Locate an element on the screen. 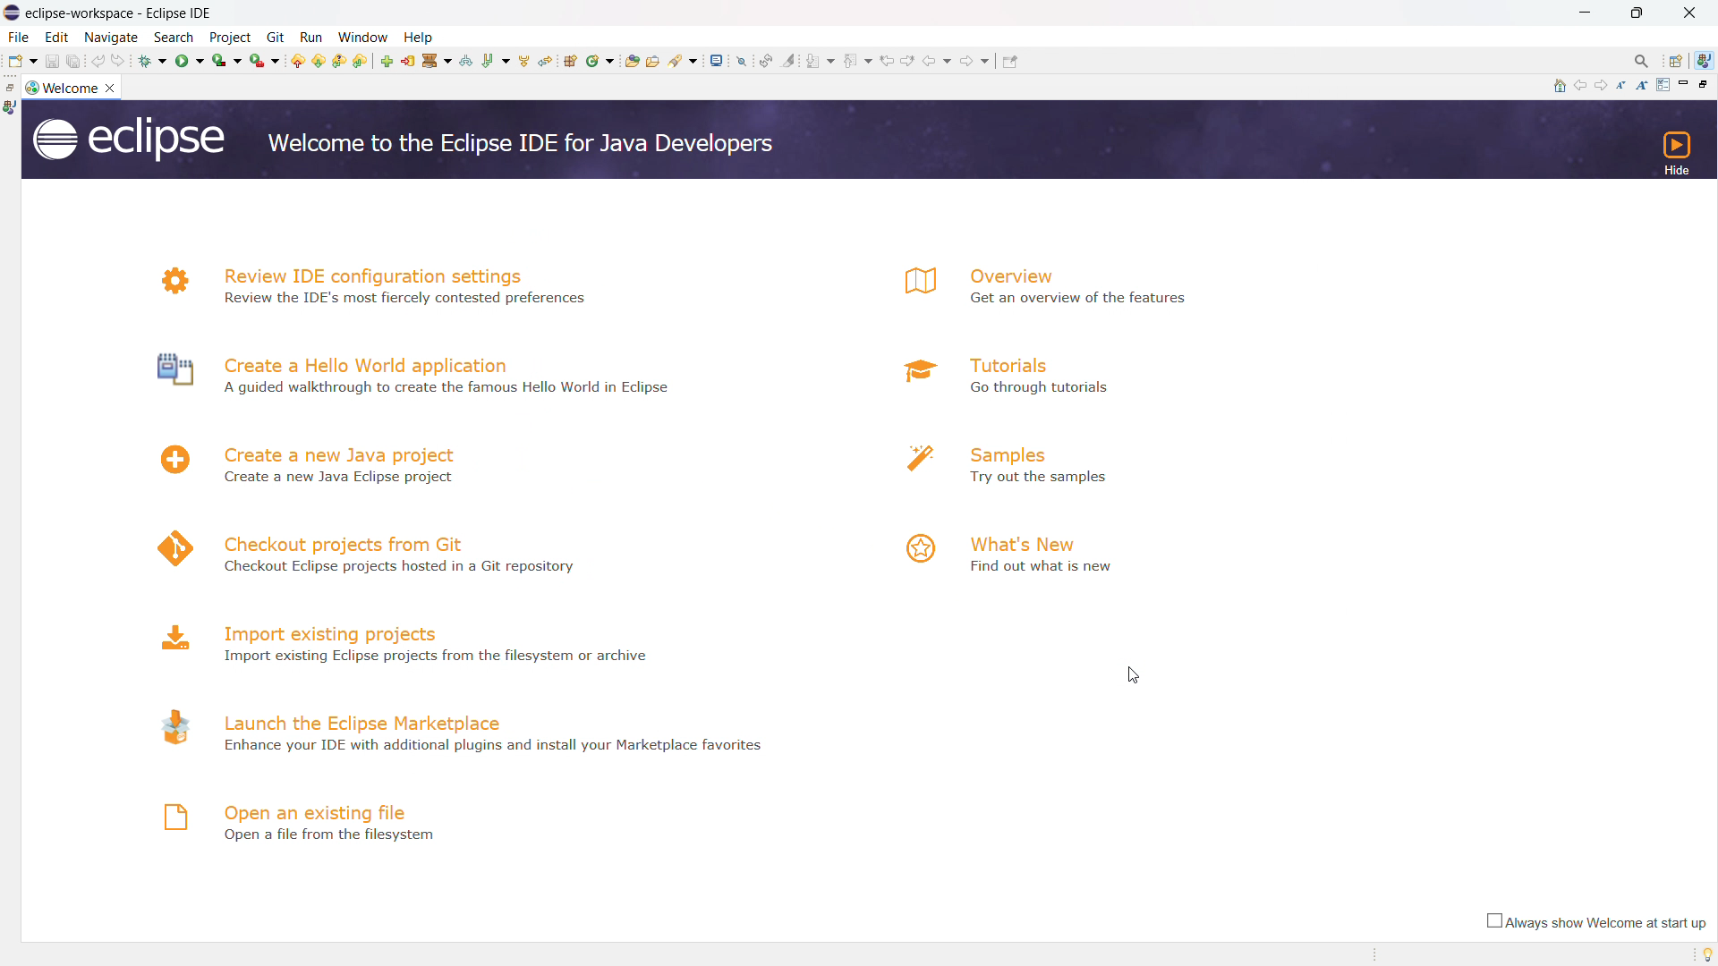 The width and height of the screenshot is (1718, 966). Import existing Eclipse projects from the filesystem or archive is located at coordinates (447, 655).